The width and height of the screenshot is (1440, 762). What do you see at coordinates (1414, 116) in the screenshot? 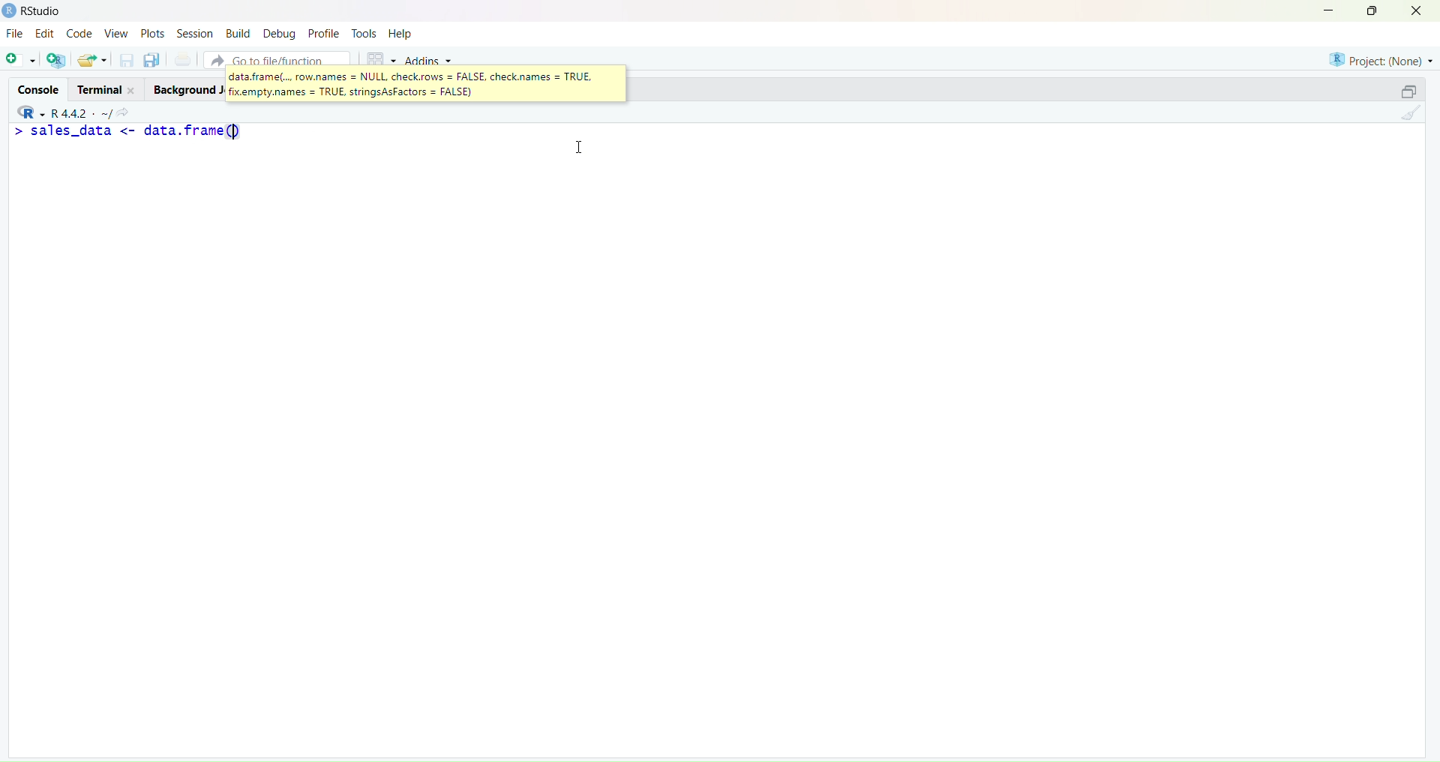
I see `clear` at bounding box center [1414, 116].